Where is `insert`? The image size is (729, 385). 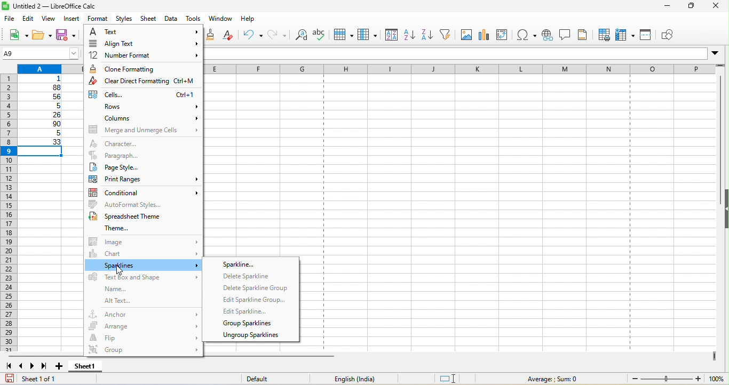
insert is located at coordinates (73, 19).